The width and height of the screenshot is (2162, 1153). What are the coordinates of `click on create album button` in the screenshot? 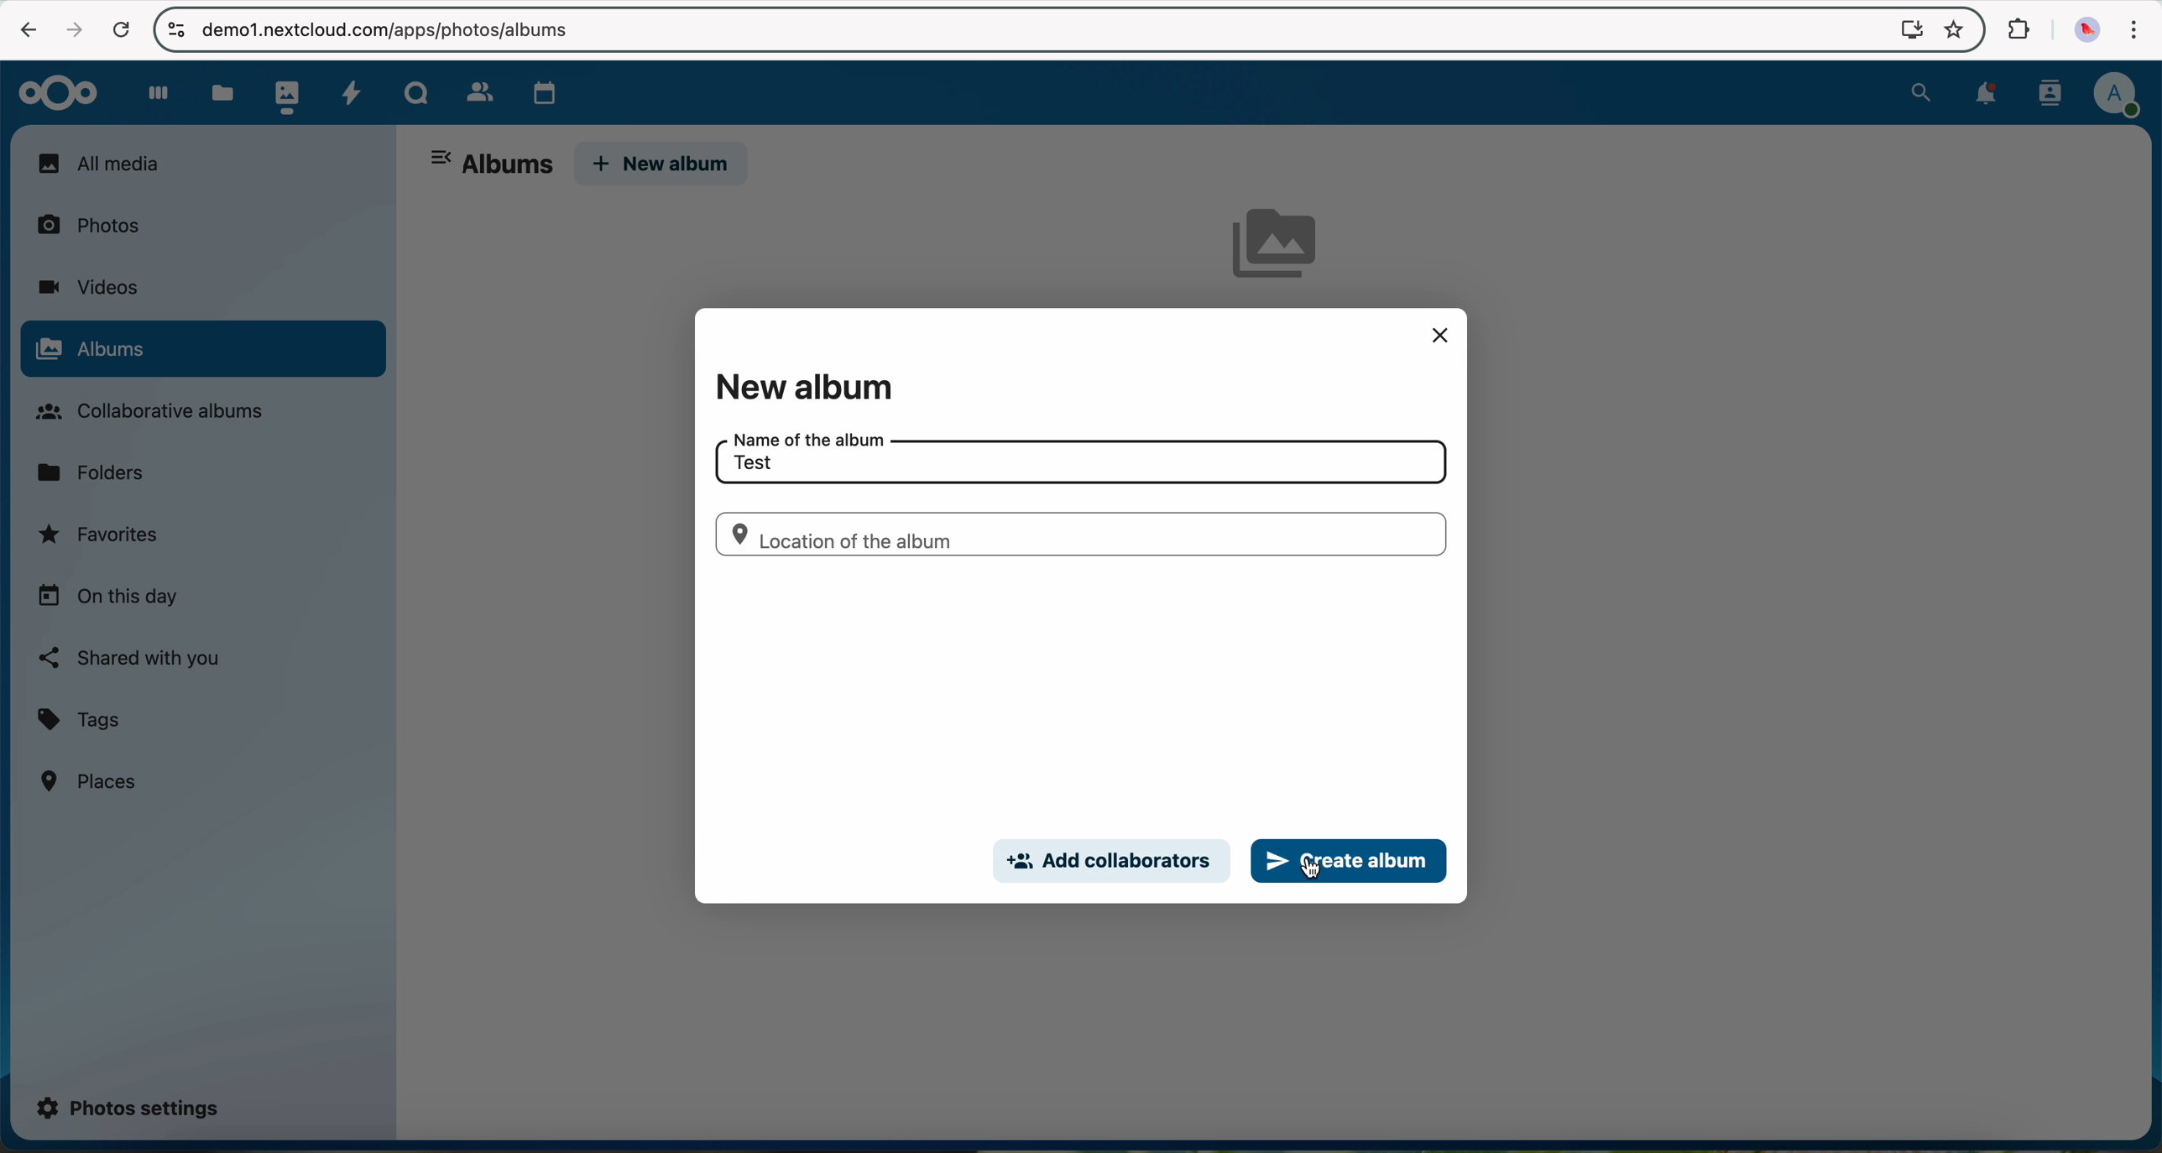 It's located at (1349, 861).